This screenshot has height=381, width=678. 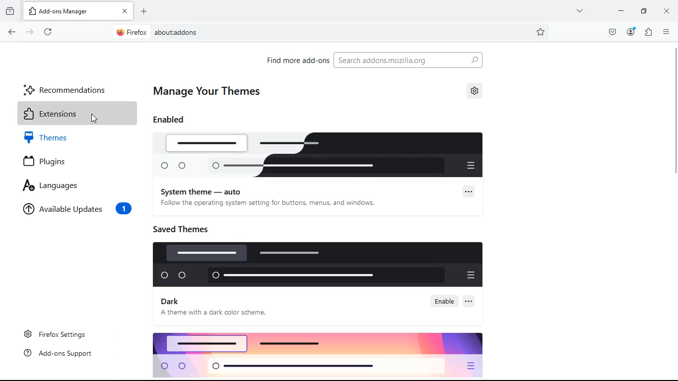 What do you see at coordinates (212, 91) in the screenshot?
I see `manage your themes` at bounding box center [212, 91].